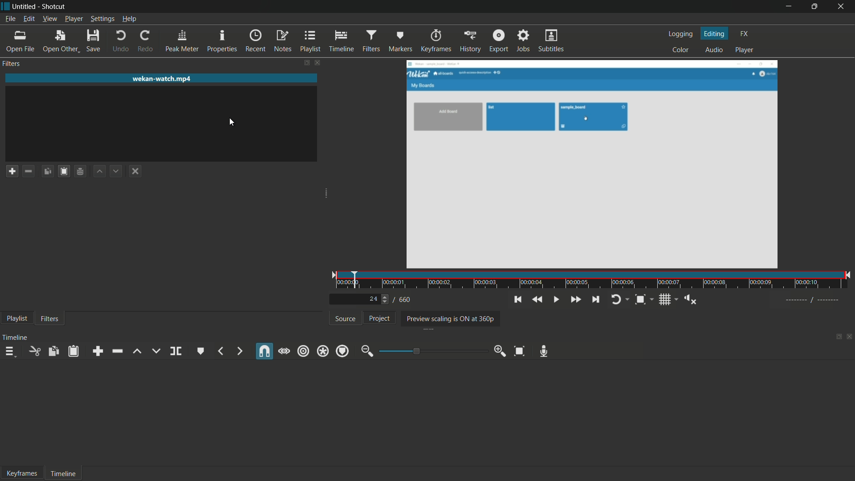  What do you see at coordinates (220, 351) in the screenshot?
I see `previous marker` at bounding box center [220, 351].